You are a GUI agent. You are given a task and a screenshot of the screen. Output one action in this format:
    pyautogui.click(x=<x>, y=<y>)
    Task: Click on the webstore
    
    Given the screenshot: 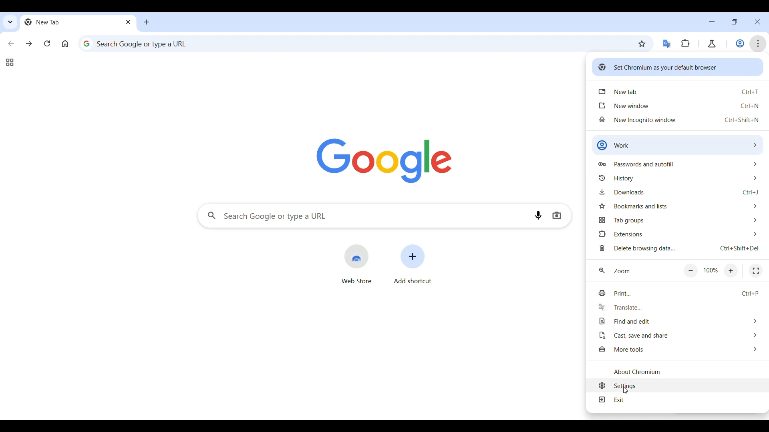 What is the action you would take?
    pyautogui.click(x=356, y=264)
    